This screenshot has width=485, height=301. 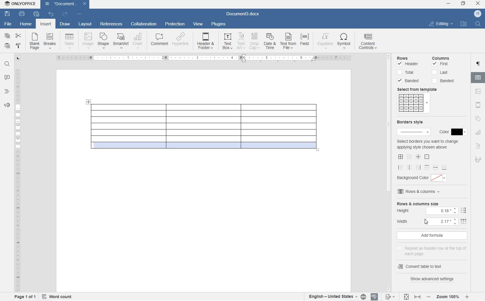 What do you see at coordinates (440, 72) in the screenshot?
I see `Last` at bounding box center [440, 72].